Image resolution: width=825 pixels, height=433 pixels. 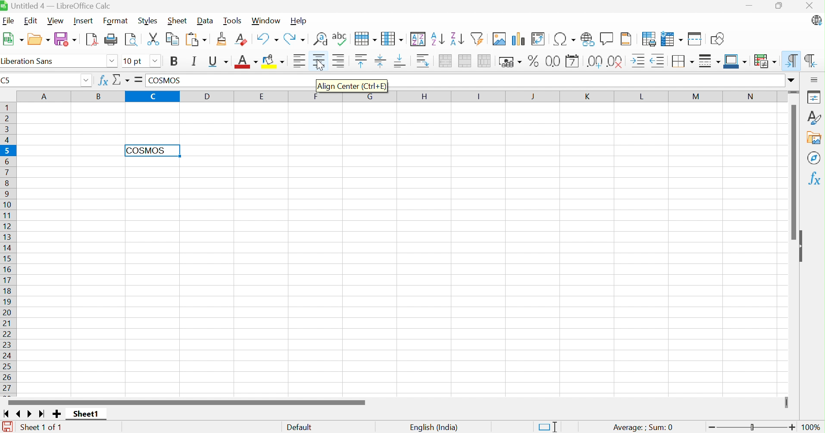 I want to click on Slider, so click(x=752, y=428).